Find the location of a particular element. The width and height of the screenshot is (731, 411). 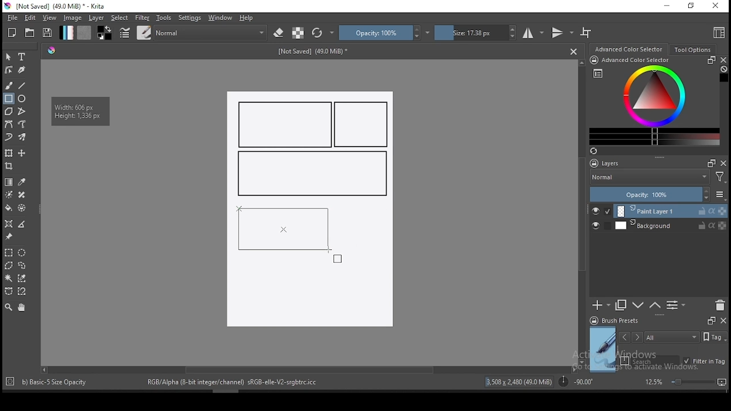

magnetic curve selection tool is located at coordinates (21, 291).